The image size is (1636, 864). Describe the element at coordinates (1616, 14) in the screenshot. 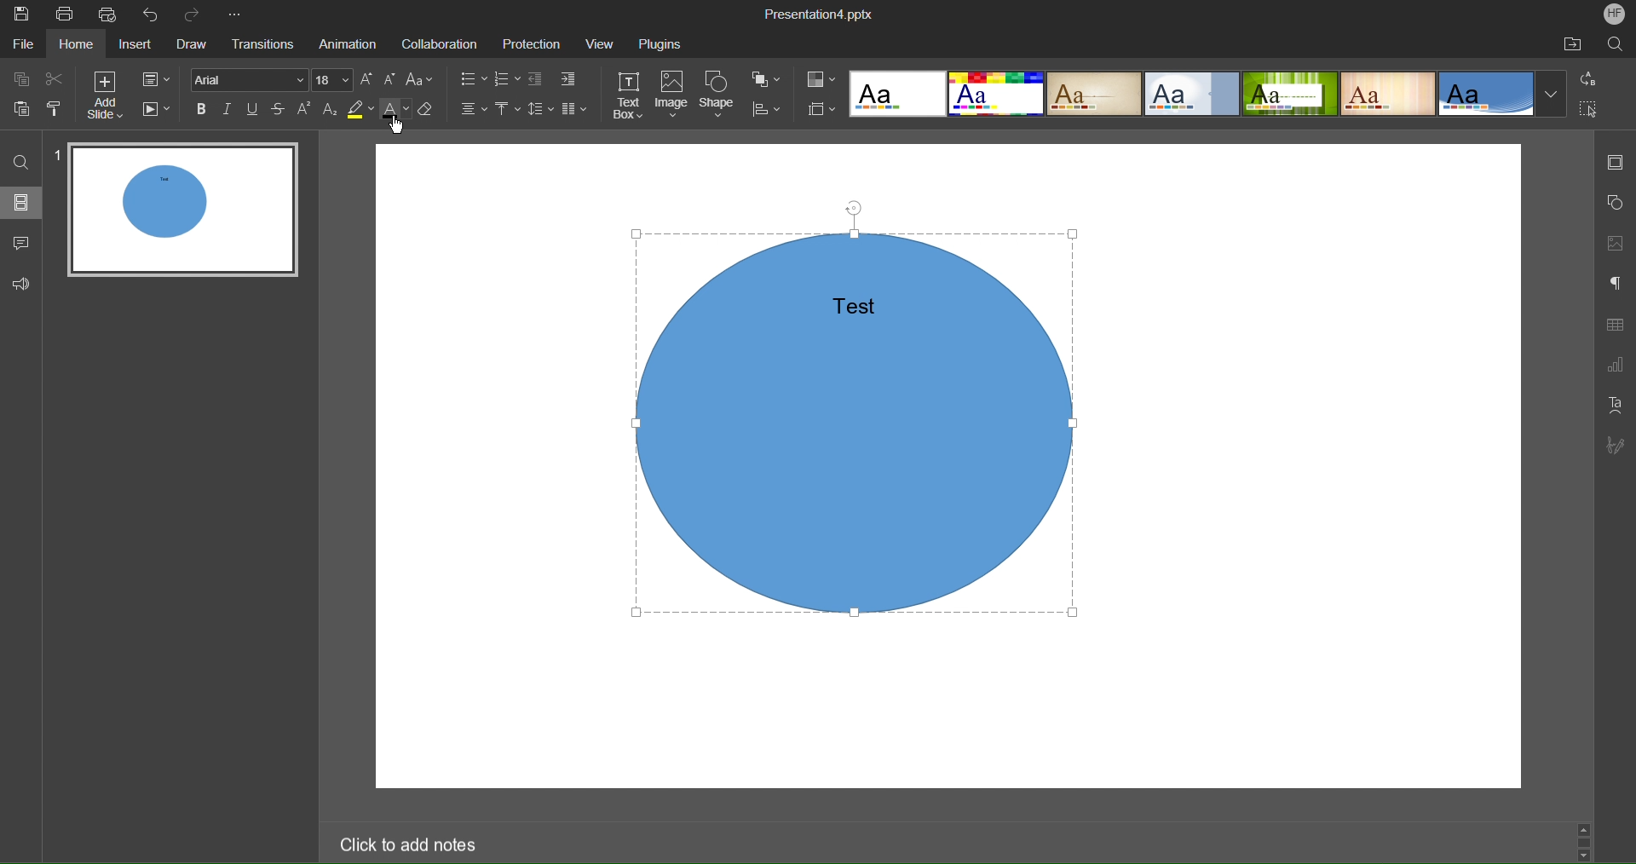

I see `Account` at that location.